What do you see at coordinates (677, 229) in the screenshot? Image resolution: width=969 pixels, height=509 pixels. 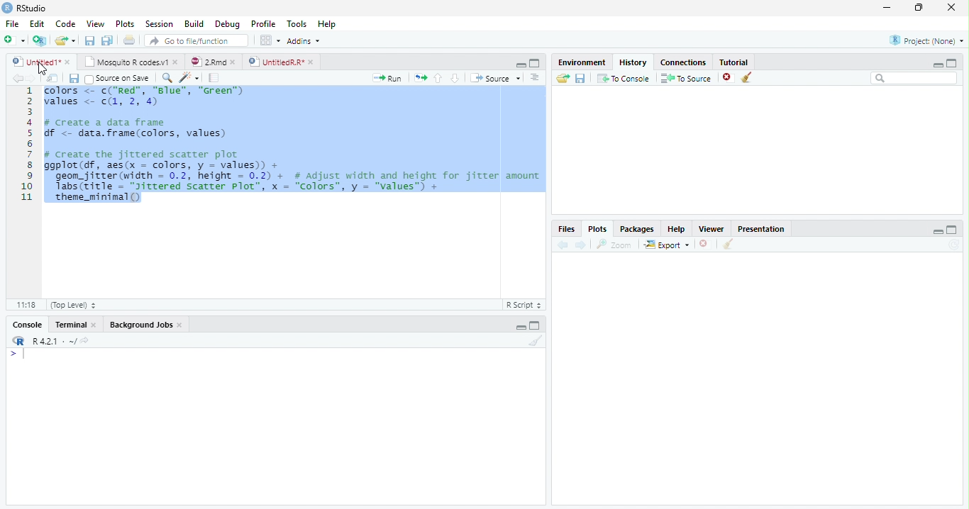 I see `Help` at bounding box center [677, 229].